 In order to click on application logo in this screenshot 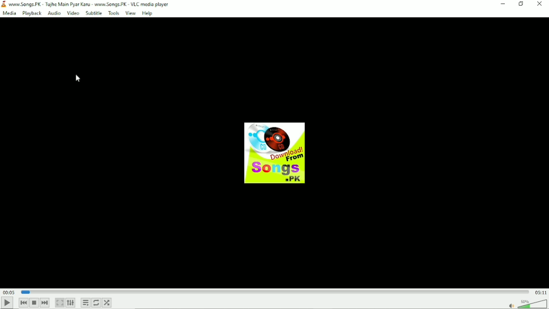, I will do `click(4, 5)`.